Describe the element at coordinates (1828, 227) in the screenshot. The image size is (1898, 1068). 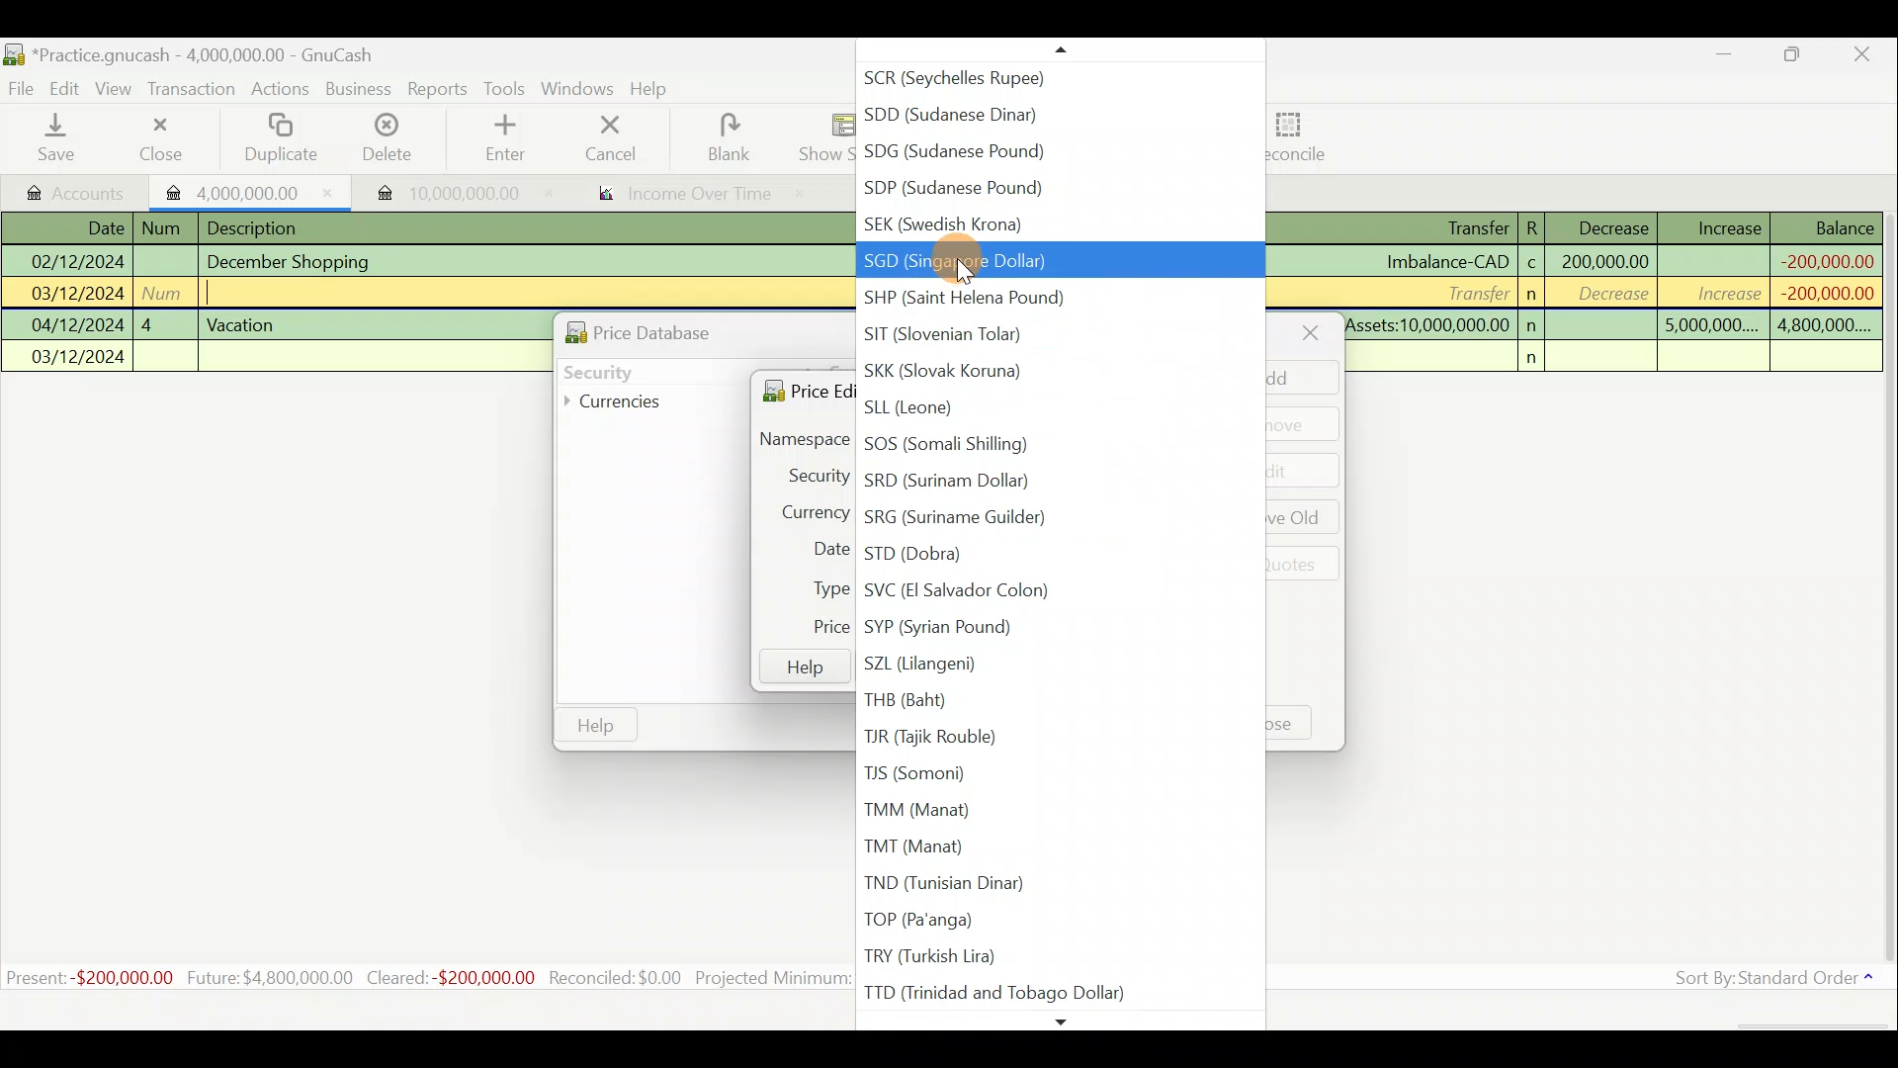
I see `Balance` at that location.